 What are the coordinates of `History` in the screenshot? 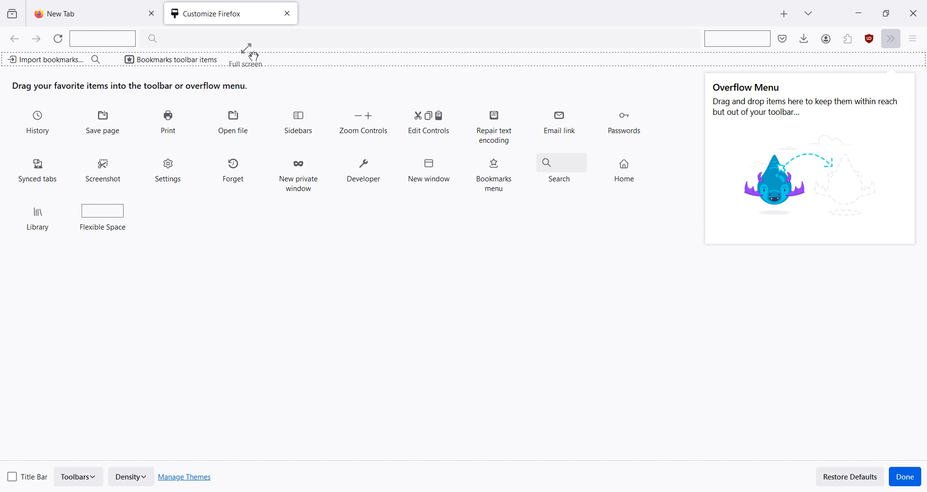 It's located at (39, 123).